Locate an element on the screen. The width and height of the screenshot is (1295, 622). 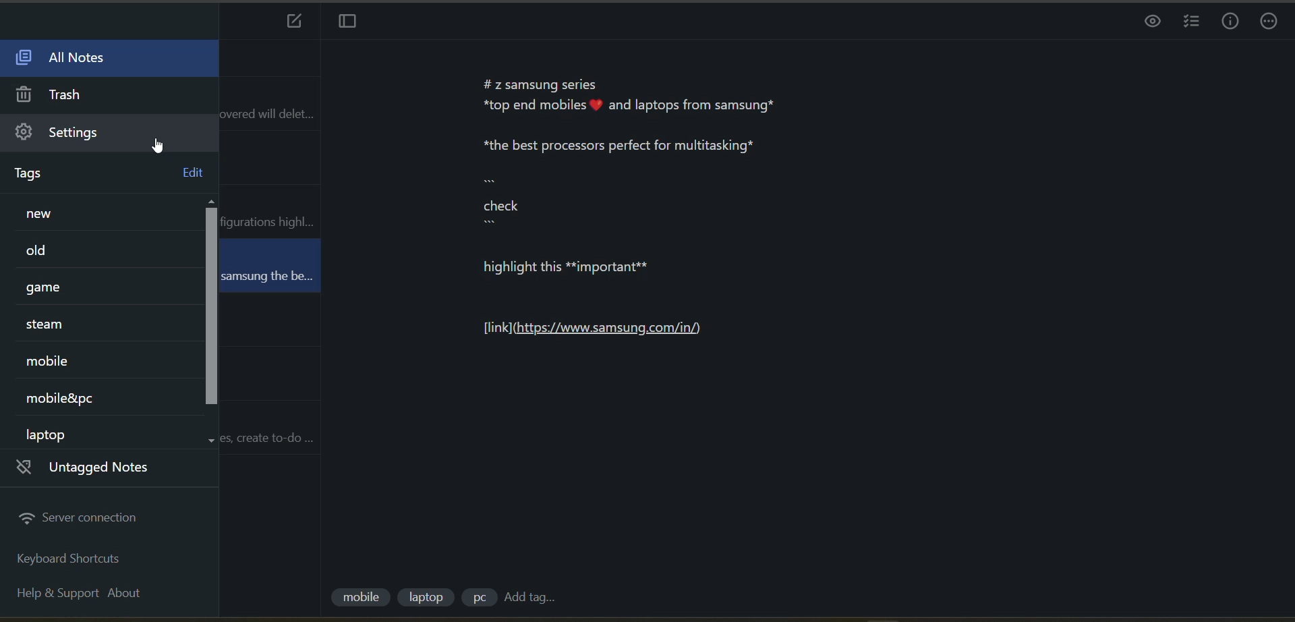
tag 6 is located at coordinates (74, 397).